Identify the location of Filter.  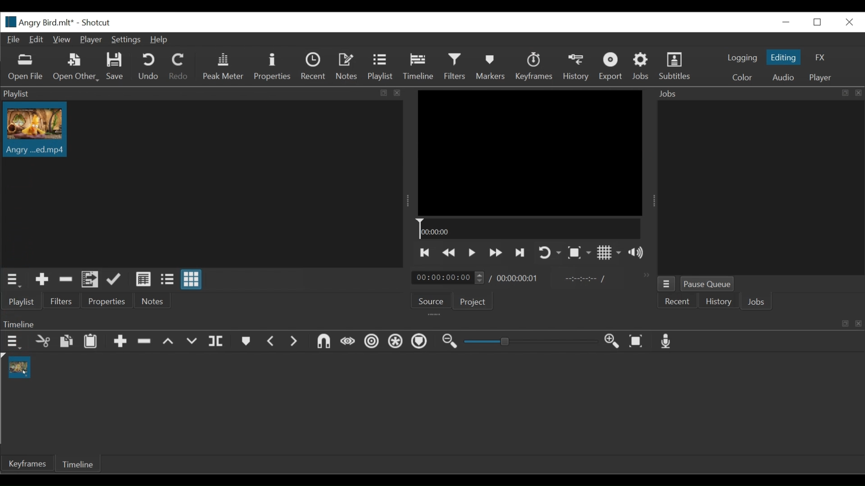
(455, 66).